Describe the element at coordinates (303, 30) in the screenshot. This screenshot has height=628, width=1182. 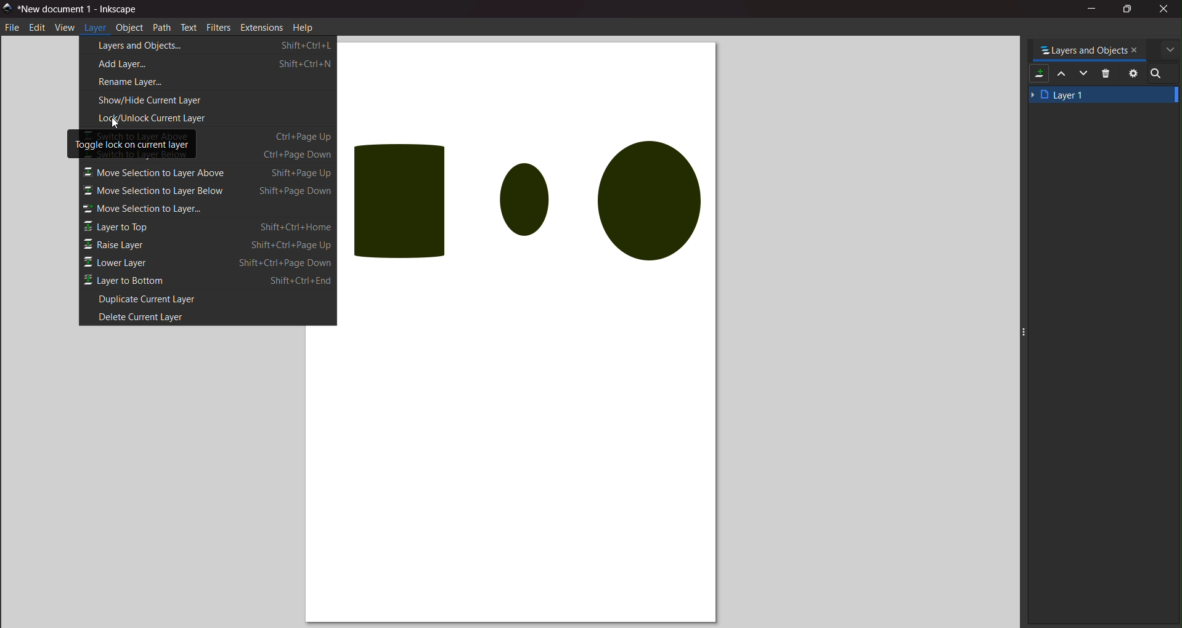
I see `help` at that location.